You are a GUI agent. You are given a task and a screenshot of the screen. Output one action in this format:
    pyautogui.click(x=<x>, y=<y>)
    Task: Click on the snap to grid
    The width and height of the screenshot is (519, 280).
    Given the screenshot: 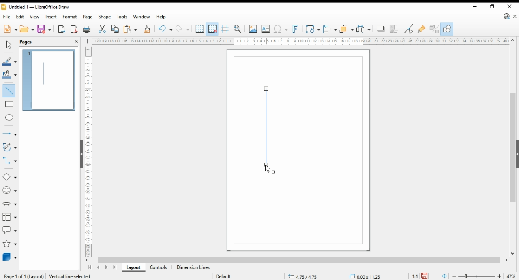 What is the action you would take?
    pyautogui.click(x=212, y=29)
    